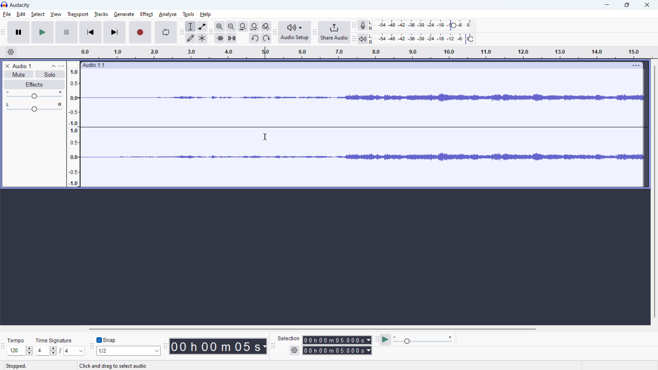 This screenshot has height=370, width=658. What do you see at coordinates (124, 14) in the screenshot?
I see `geberate` at bounding box center [124, 14].